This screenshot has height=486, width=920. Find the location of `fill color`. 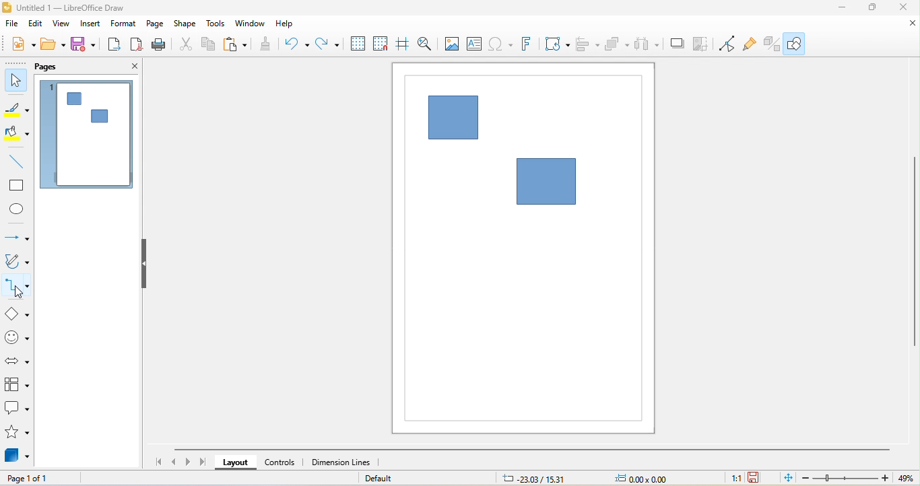

fill color is located at coordinates (17, 133).